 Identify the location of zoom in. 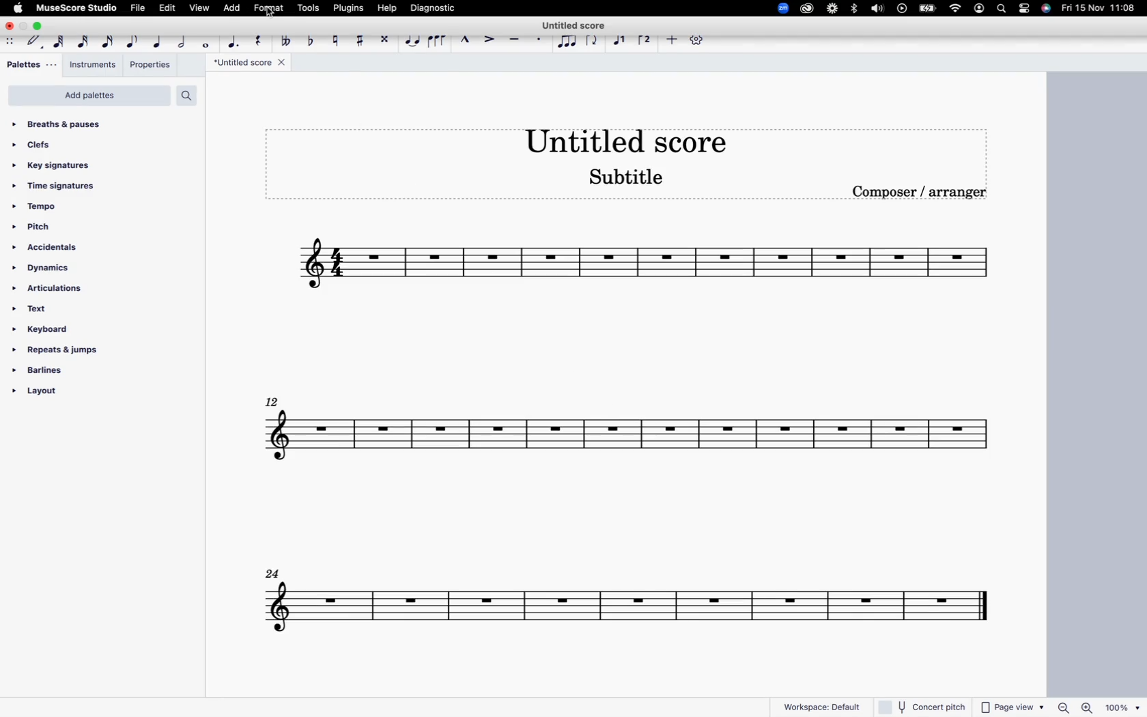
(1090, 706).